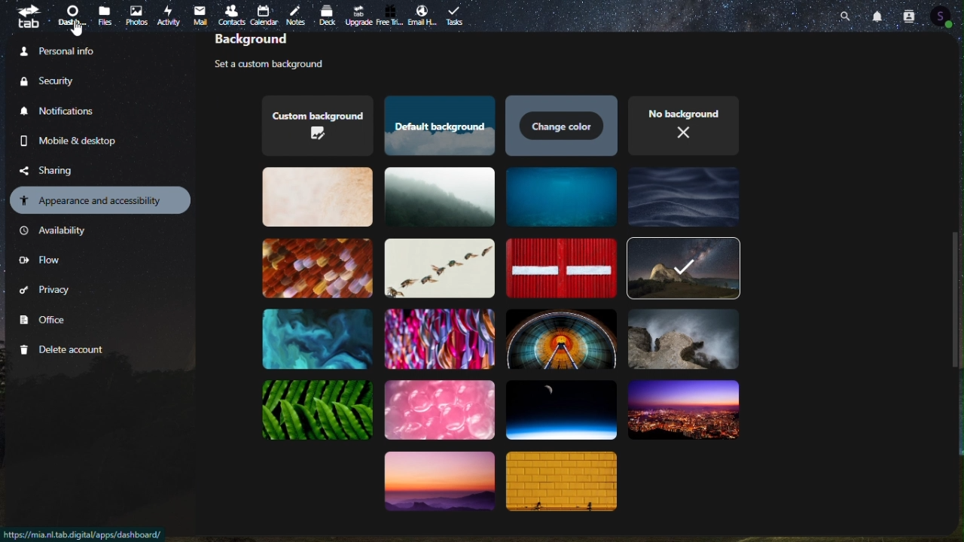  I want to click on No background theme, so click(685, 123).